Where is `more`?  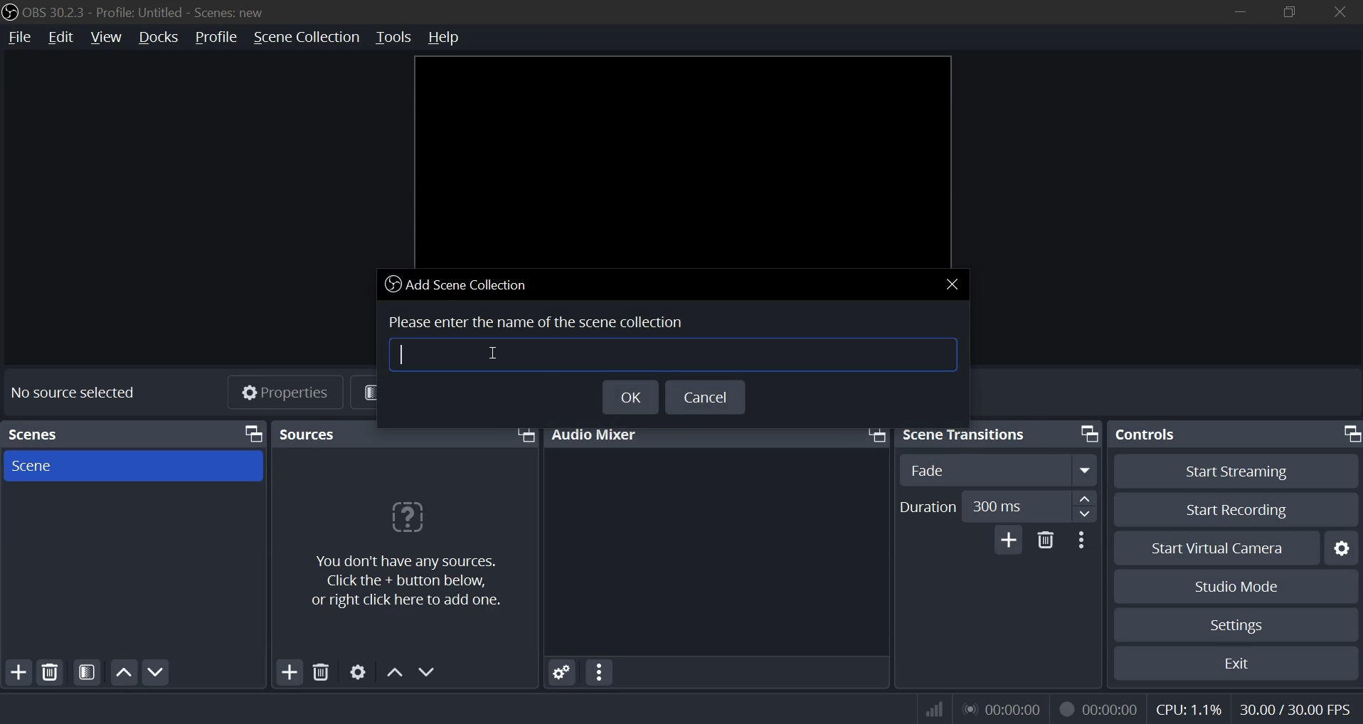 more is located at coordinates (600, 672).